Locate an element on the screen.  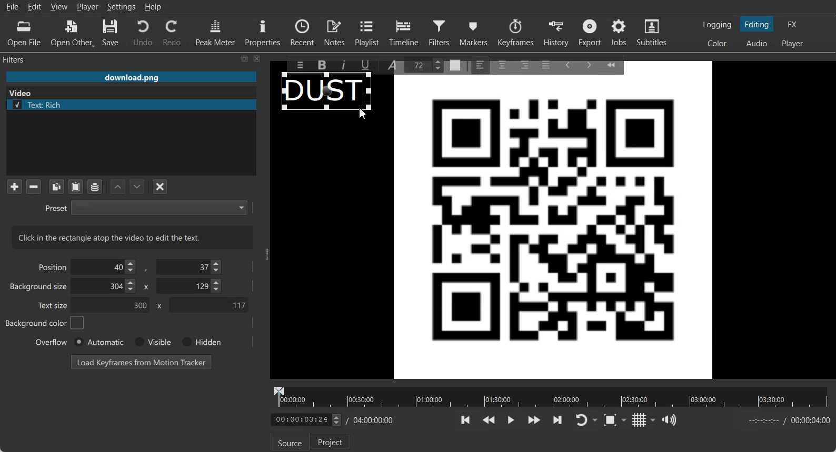
adjust Time  is located at coordinates (305, 420).